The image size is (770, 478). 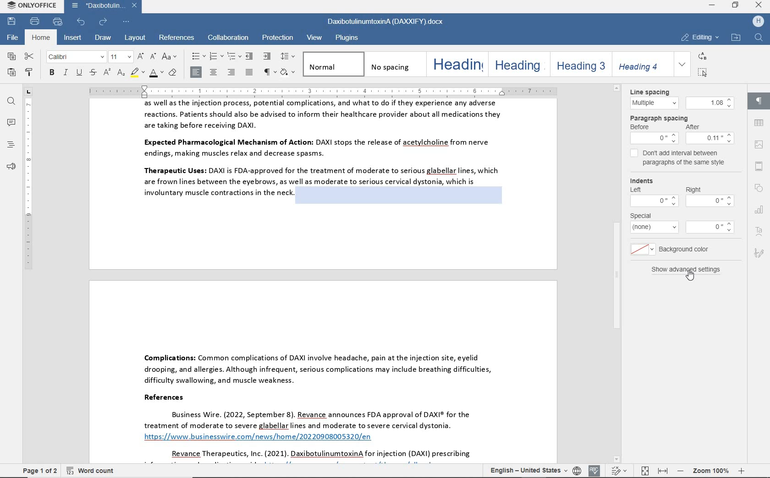 I want to click on subscript, so click(x=121, y=74).